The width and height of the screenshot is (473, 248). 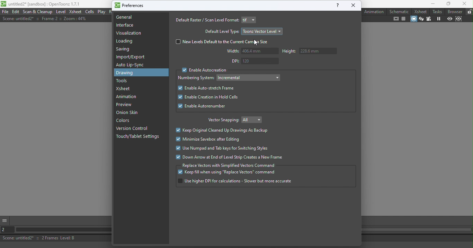 I want to click on Replace vectors with simplified command, so click(x=229, y=165).